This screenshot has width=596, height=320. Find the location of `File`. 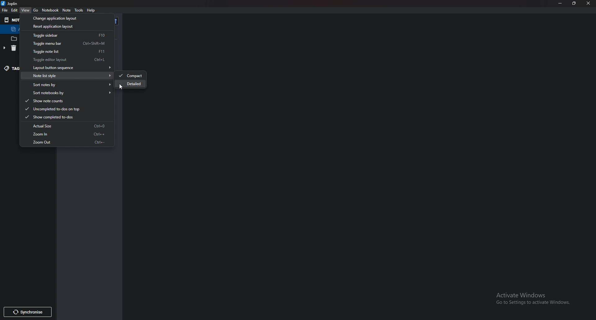

File is located at coordinates (5, 10).